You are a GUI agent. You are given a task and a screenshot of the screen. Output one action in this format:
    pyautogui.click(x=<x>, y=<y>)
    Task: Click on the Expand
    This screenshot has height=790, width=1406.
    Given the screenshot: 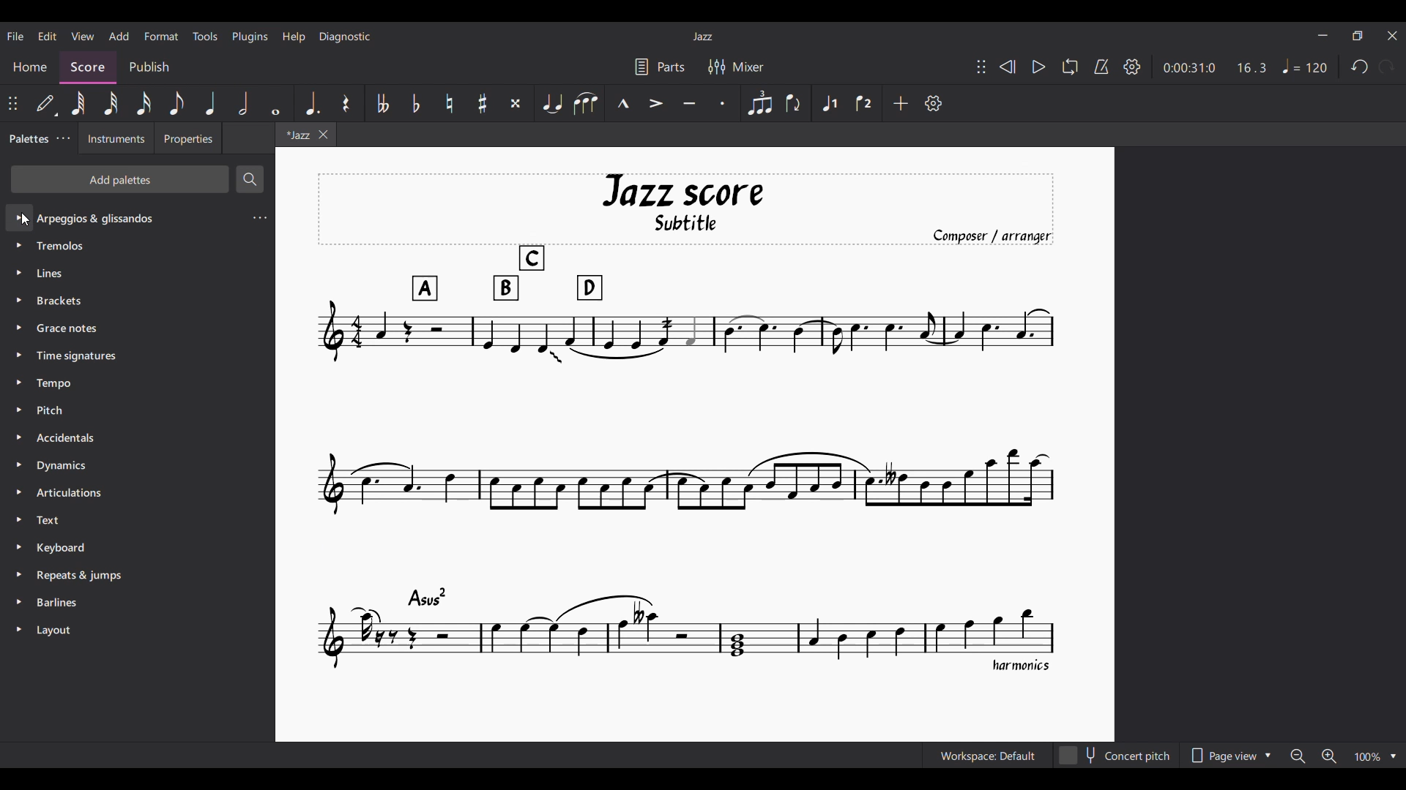 What is the action you would take?
    pyautogui.click(x=18, y=423)
    